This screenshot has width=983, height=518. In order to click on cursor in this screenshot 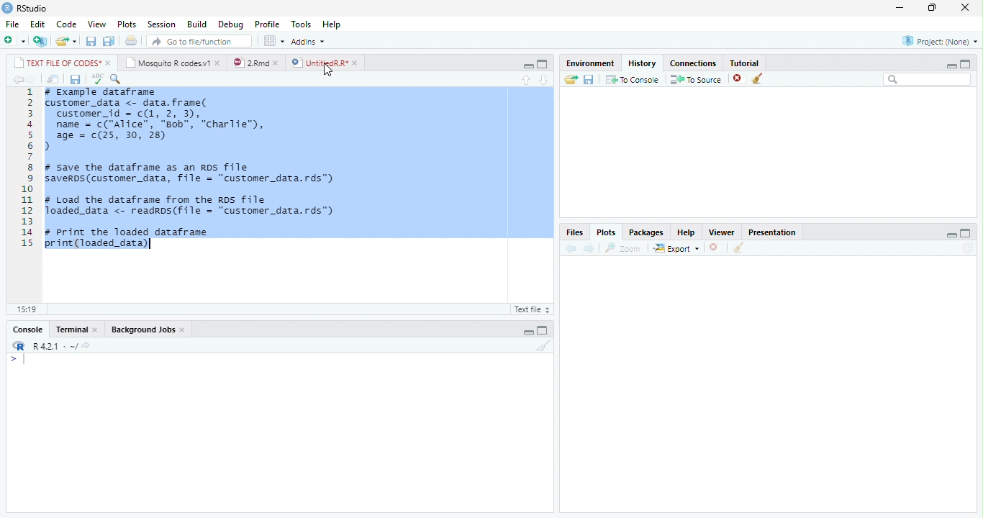, I will do `click(327, 70)`.